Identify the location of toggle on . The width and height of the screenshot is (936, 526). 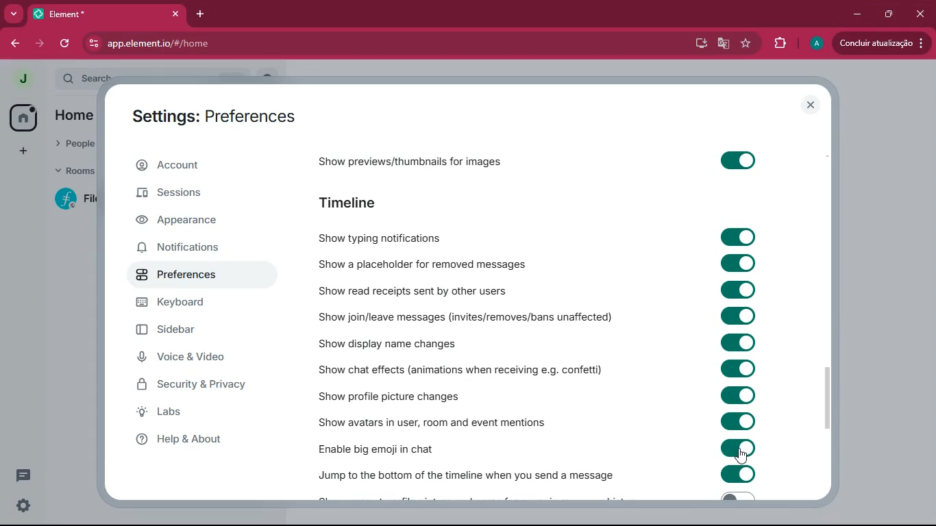
(739, 420).